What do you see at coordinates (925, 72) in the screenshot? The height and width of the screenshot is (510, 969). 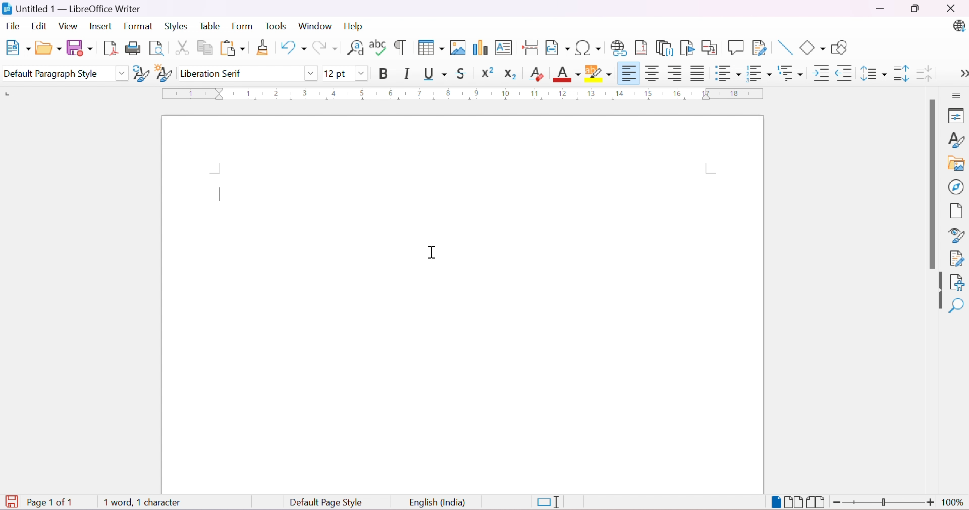 I see `Decrease Paragraph Spacing` at bounding box center [925, 72].